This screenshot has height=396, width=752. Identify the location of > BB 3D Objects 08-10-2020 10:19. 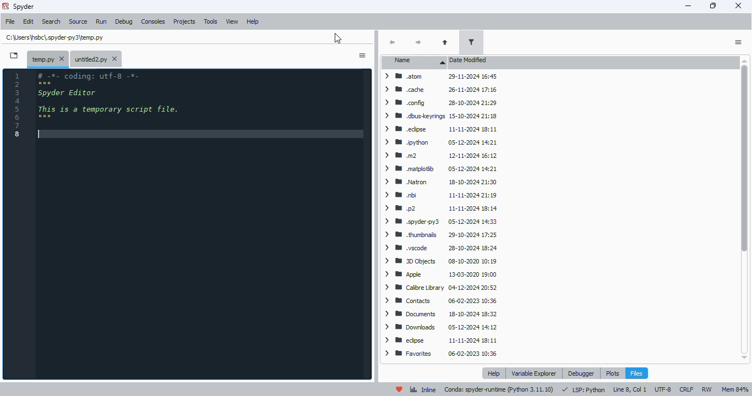
(438, 260).